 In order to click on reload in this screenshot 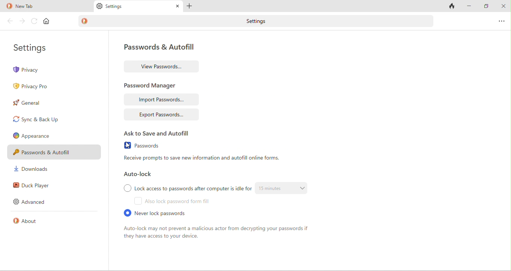, I will do `click(34, 21)`.